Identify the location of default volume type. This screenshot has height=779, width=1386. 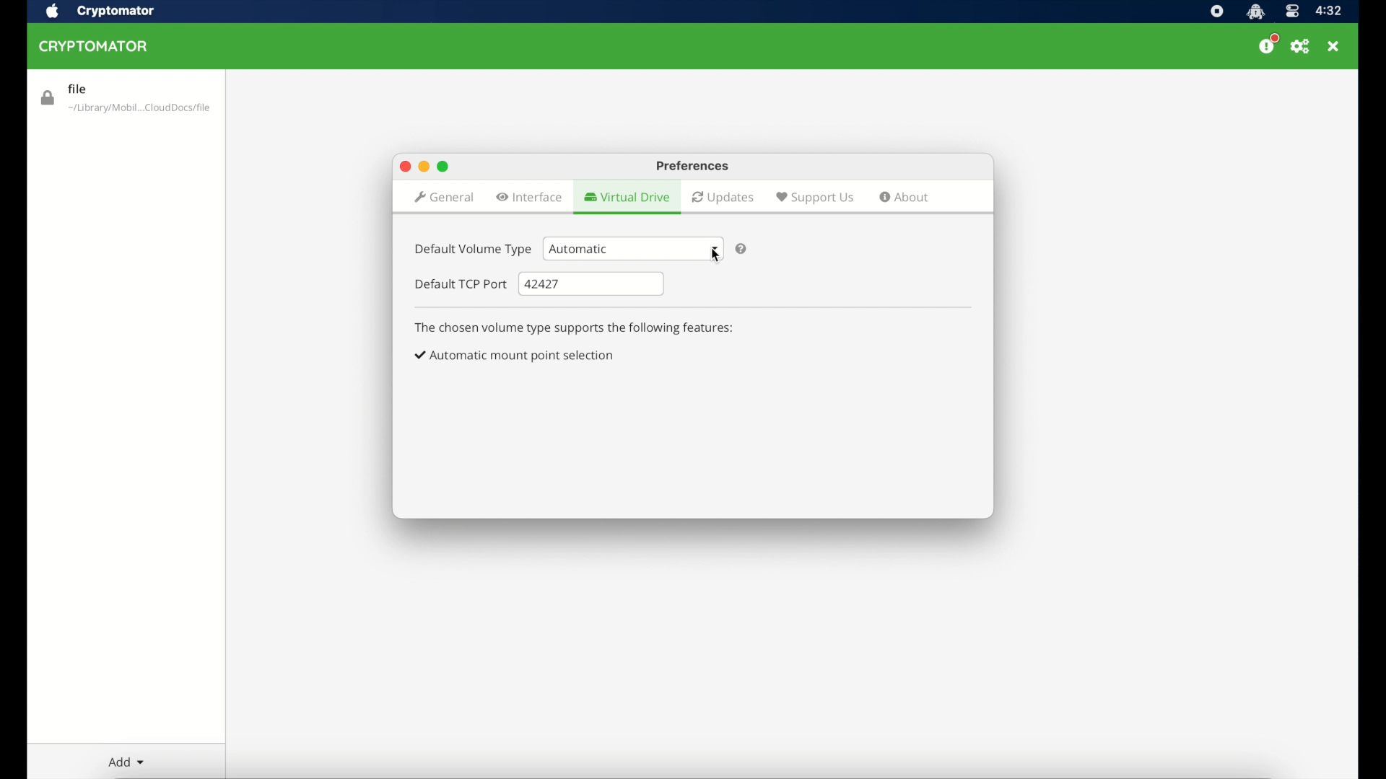
(471, 250).